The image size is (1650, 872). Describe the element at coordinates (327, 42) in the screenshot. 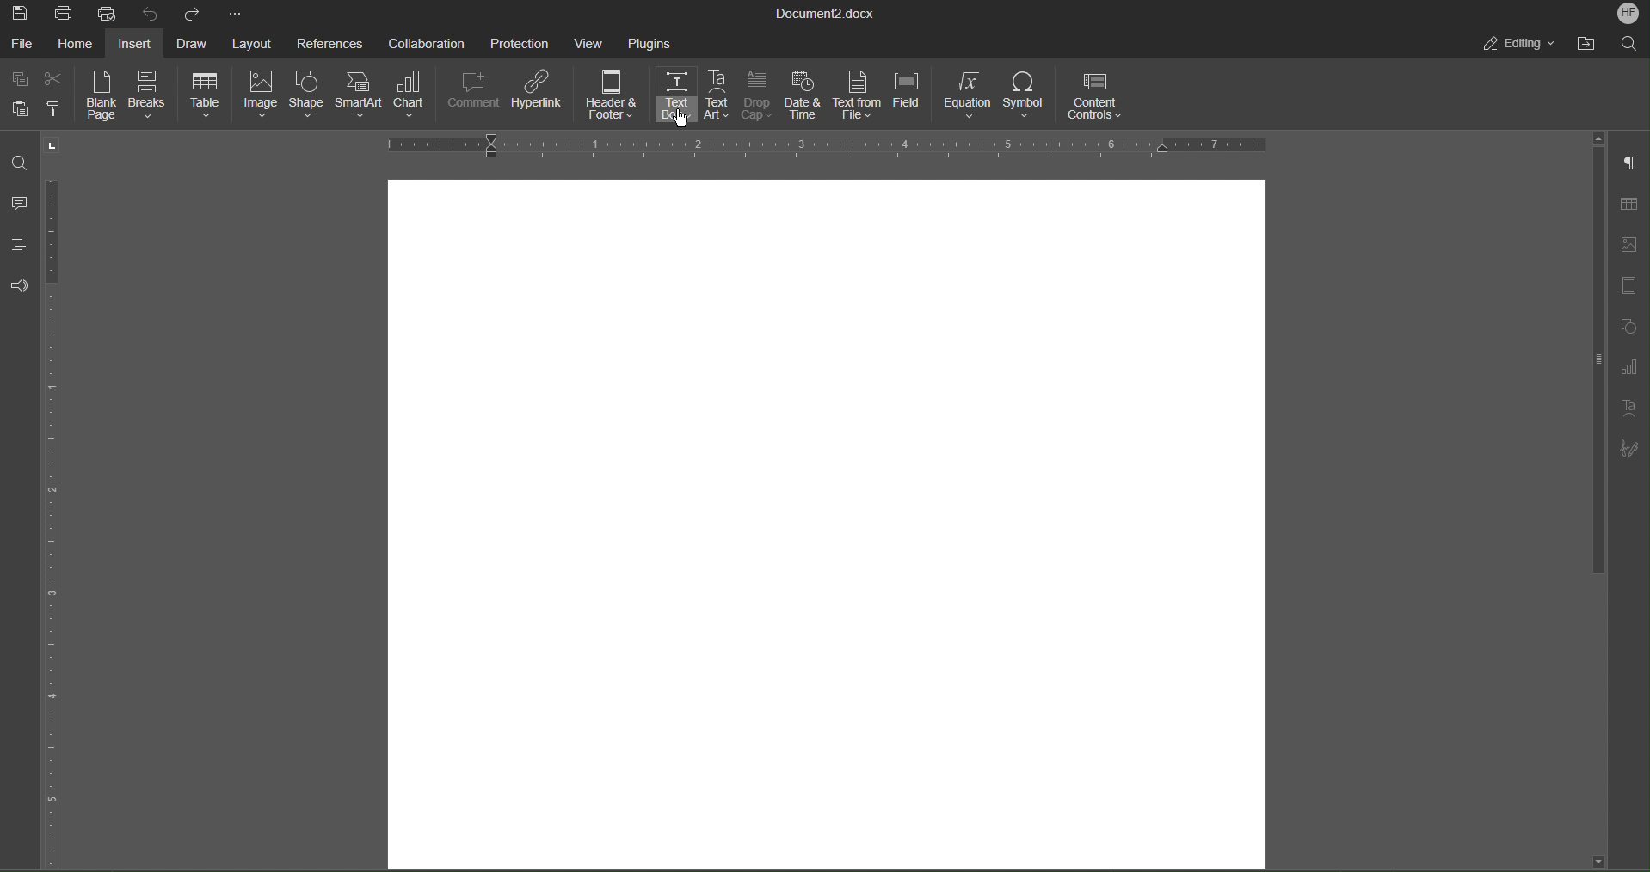

I see `References` at that location.